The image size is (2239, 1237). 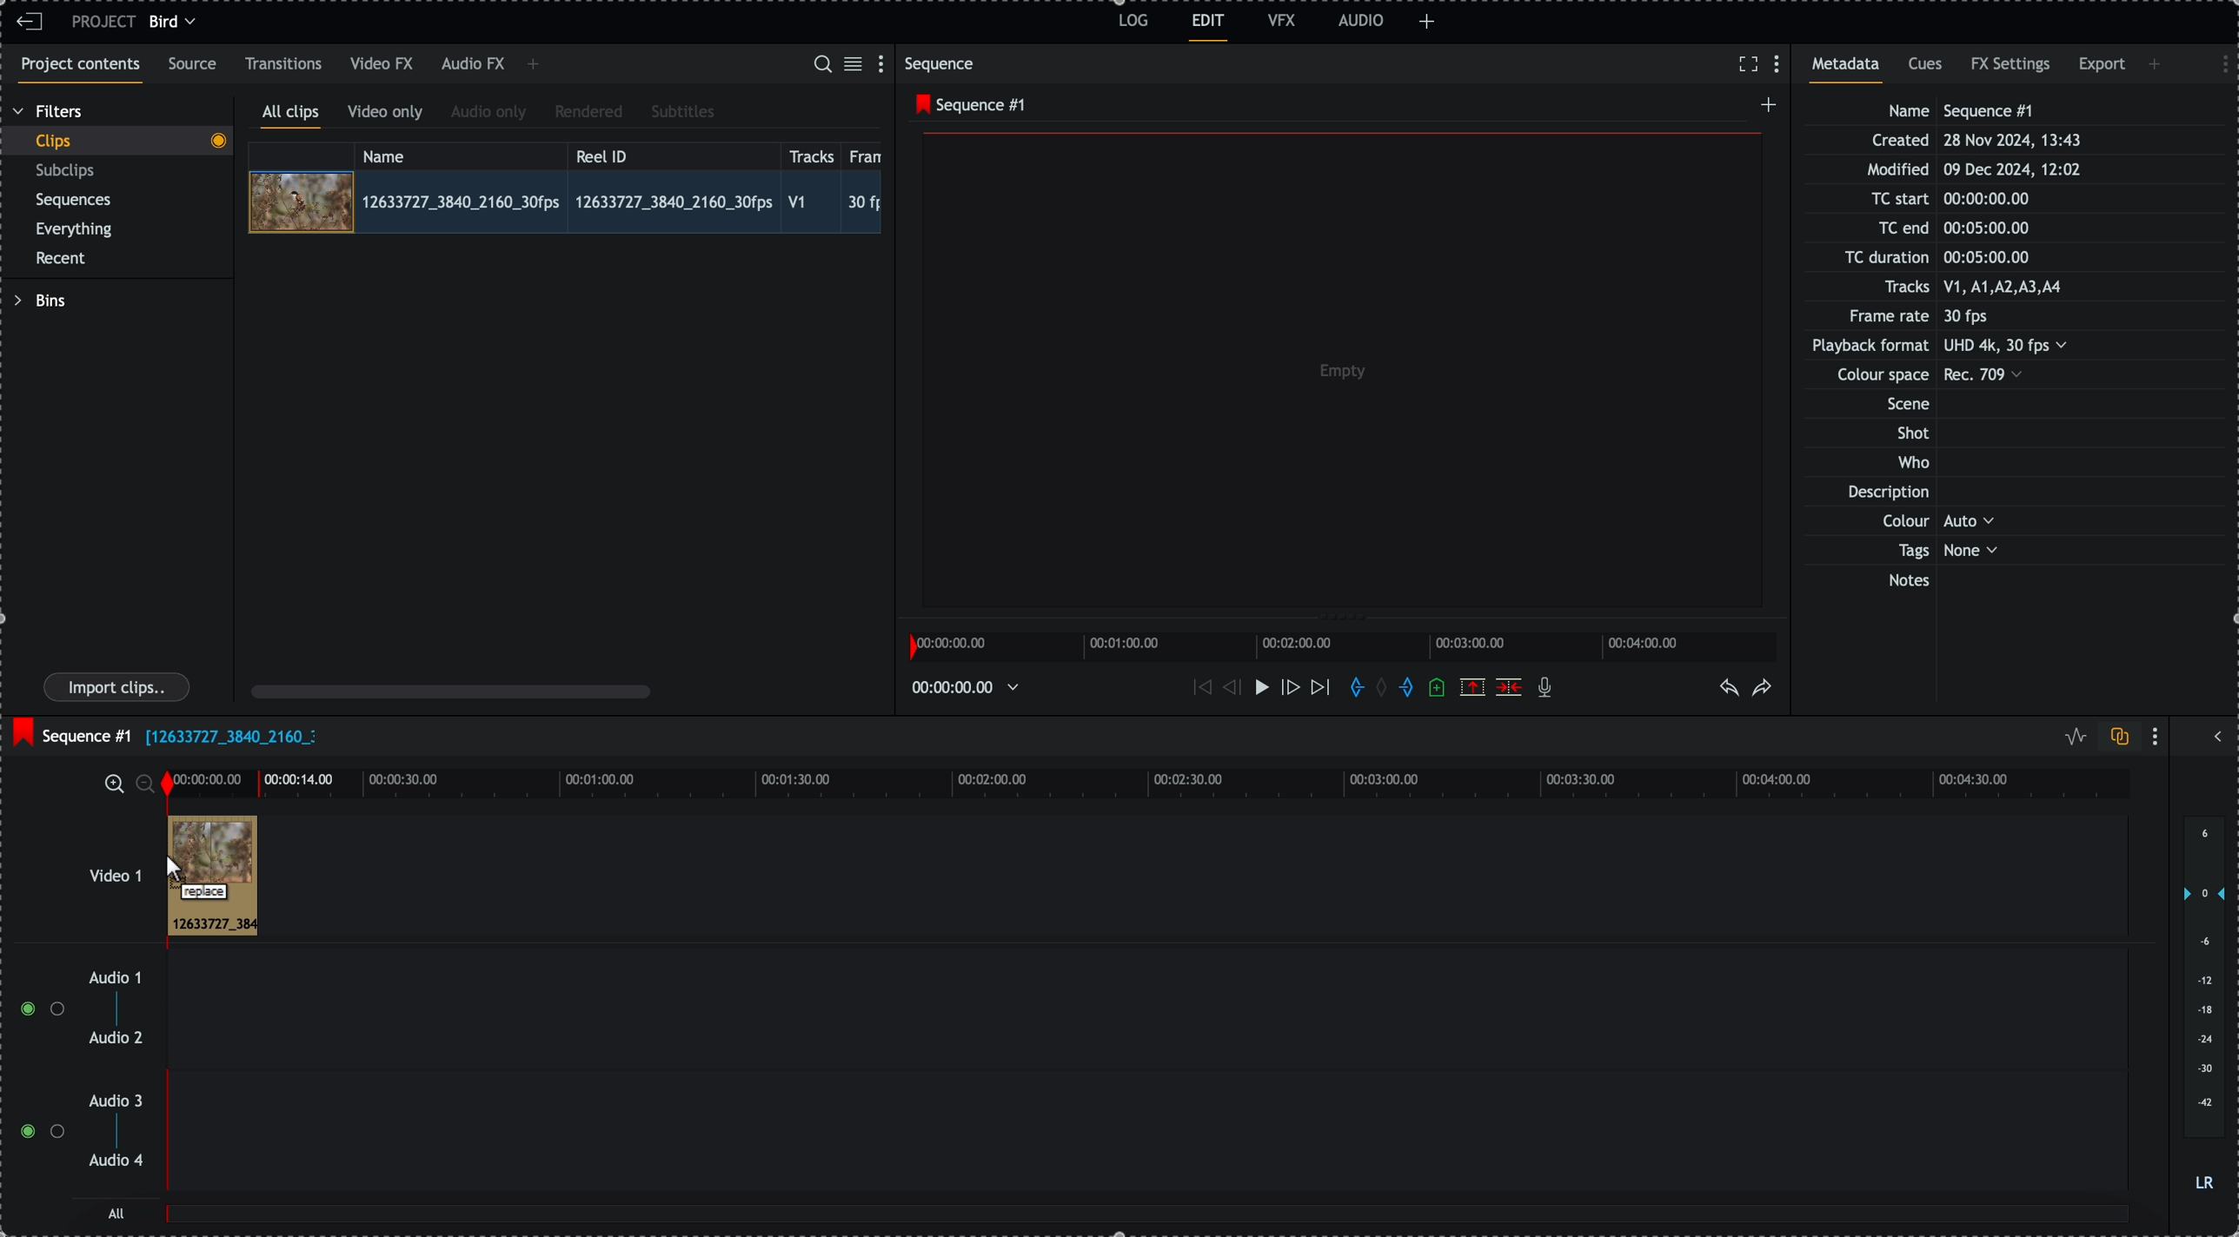 What do you see at coordinates (672, 153) in the screenshot?
I see `reel ID` at bounding box center [672, 153].